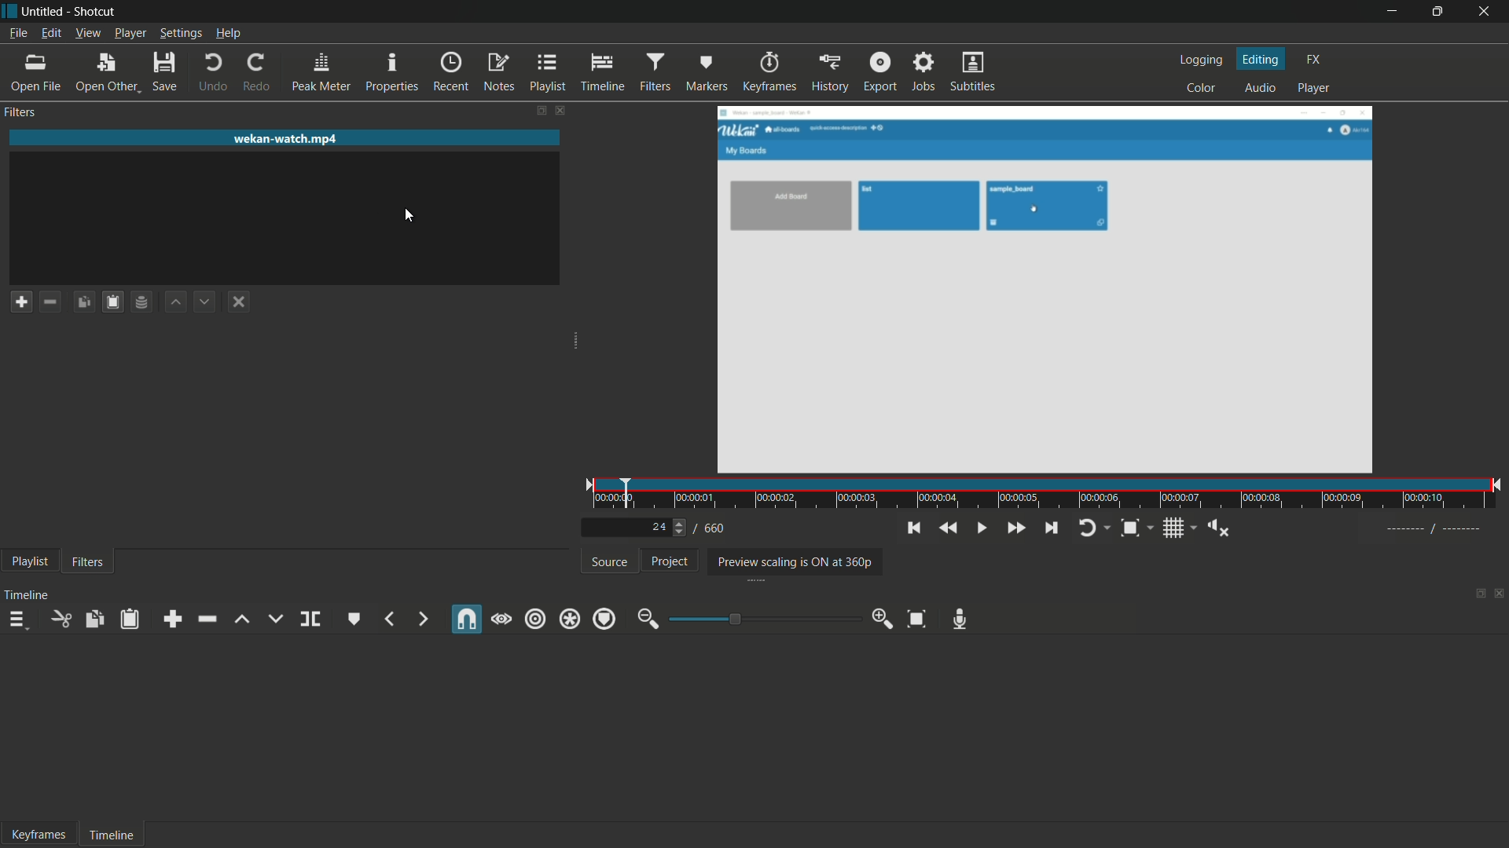 This screenshot has width=1509, height=848. I want to click on create or edit marker, so click(352, 618).